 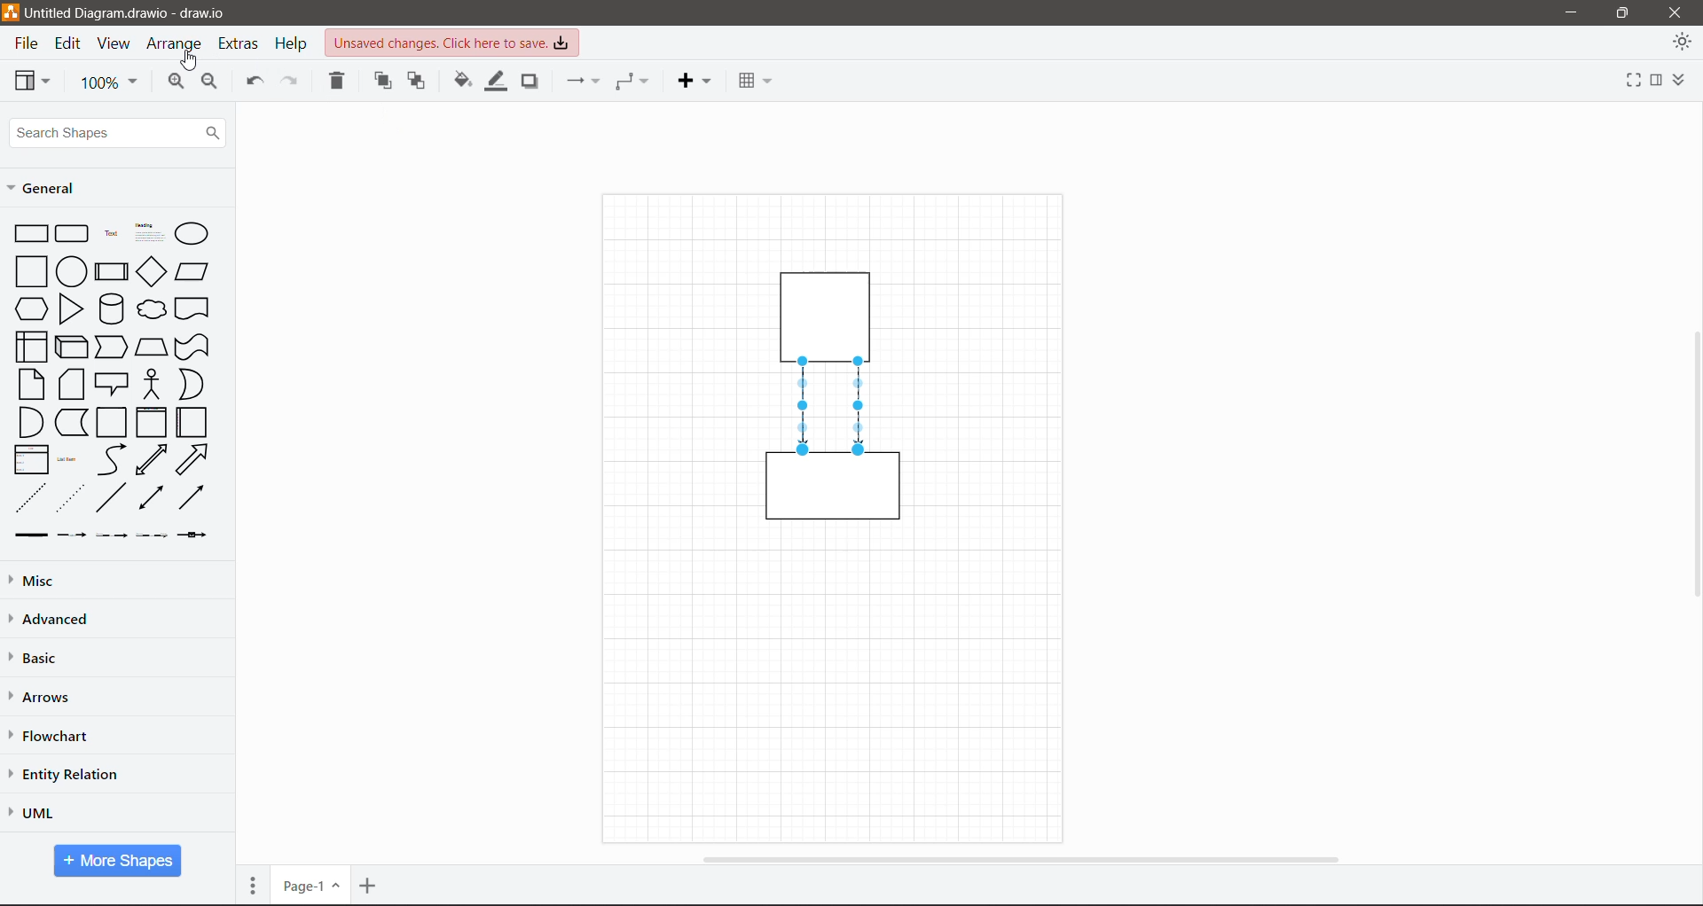 I want to click on bidirectional arrow, so click(x=152, y=460).